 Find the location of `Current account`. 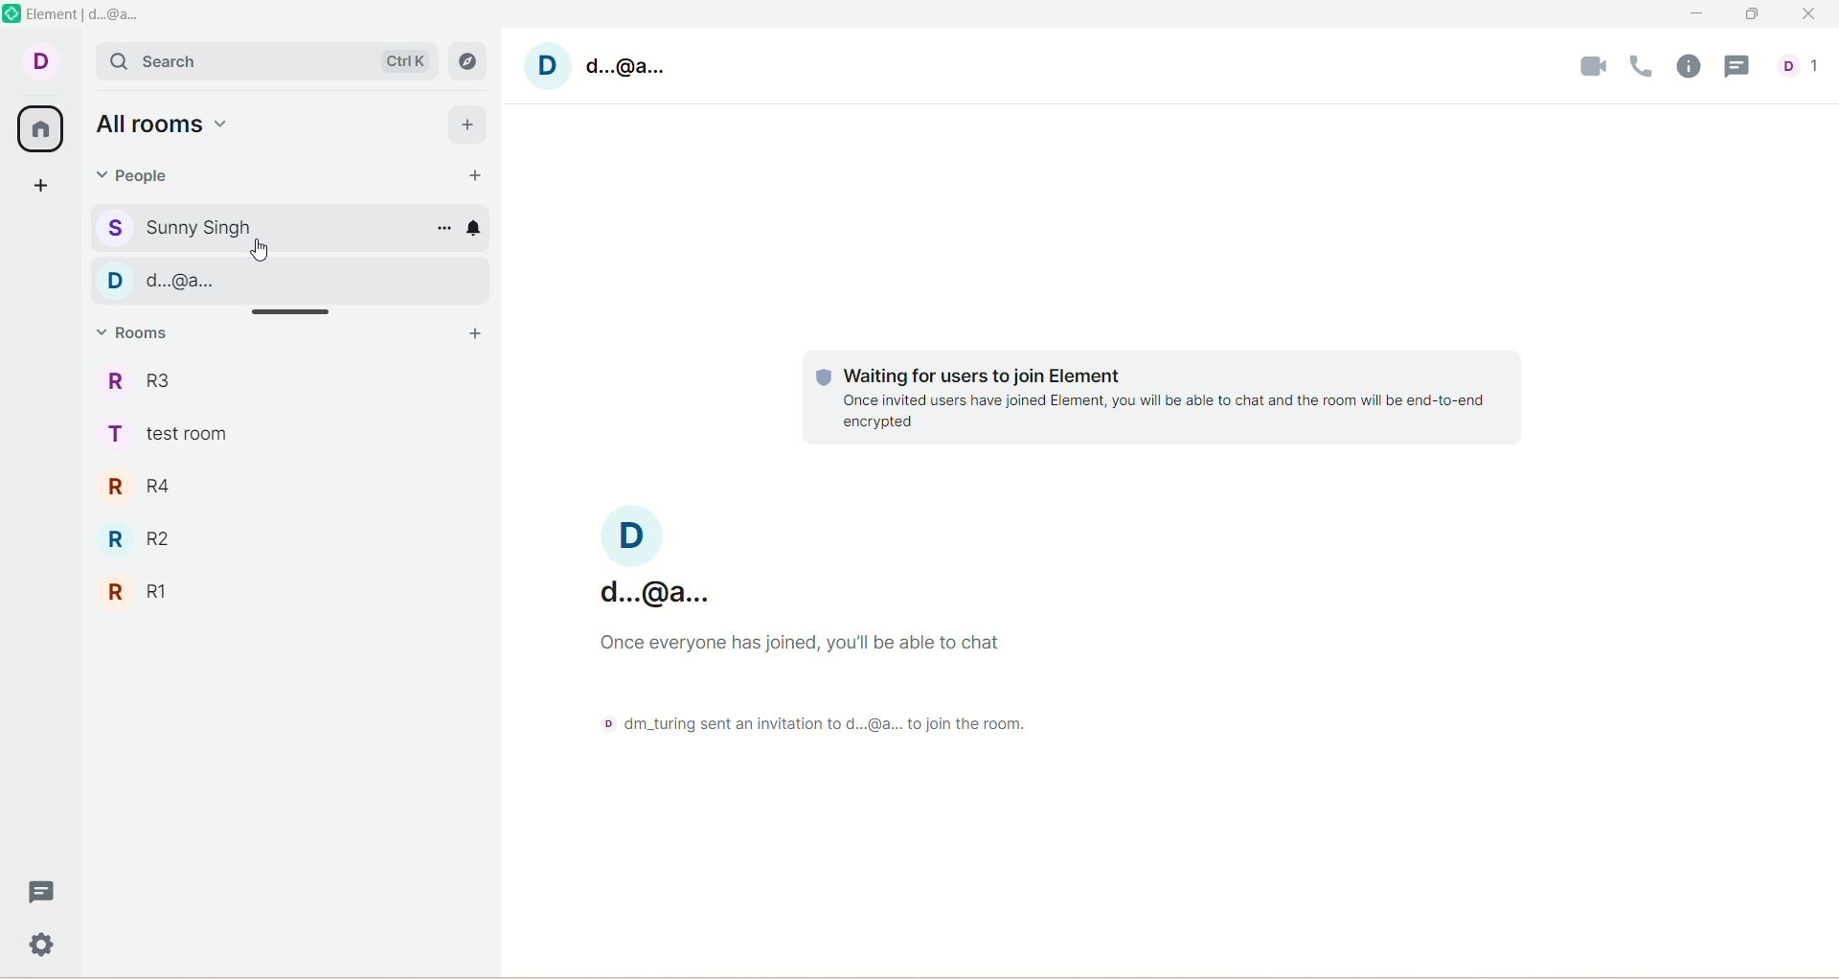

Current account is located at coordinates (653, 556).